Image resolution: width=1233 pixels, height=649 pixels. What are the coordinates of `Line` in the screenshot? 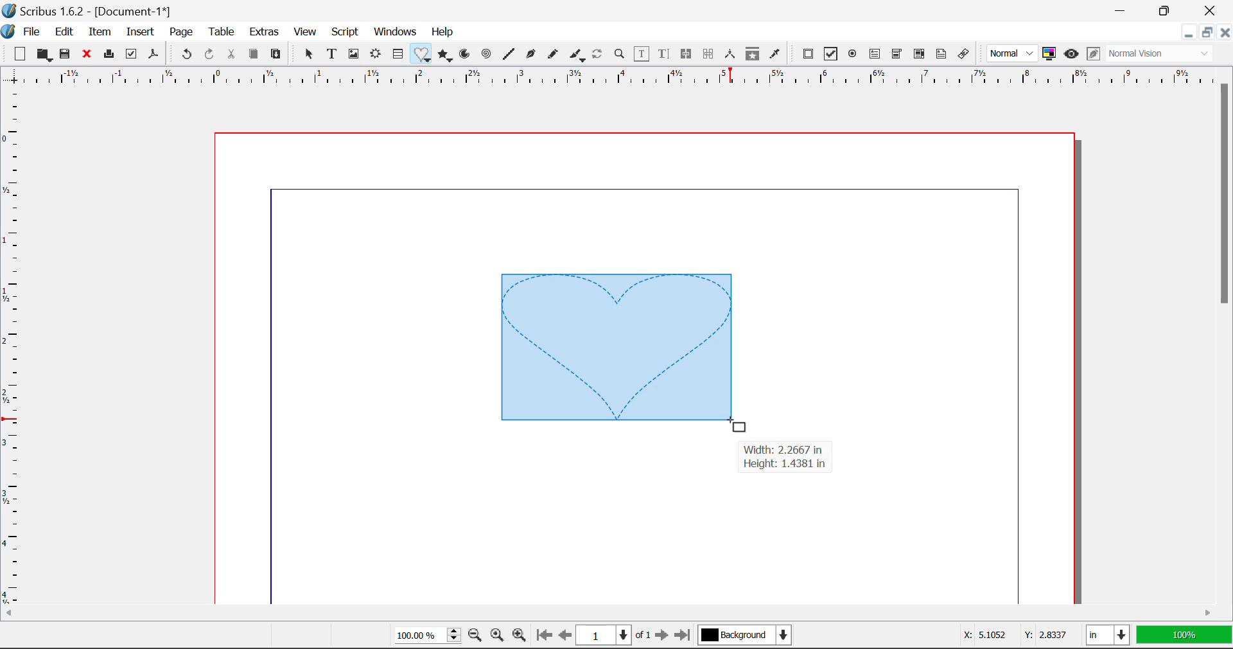 It's located at (510, 55).